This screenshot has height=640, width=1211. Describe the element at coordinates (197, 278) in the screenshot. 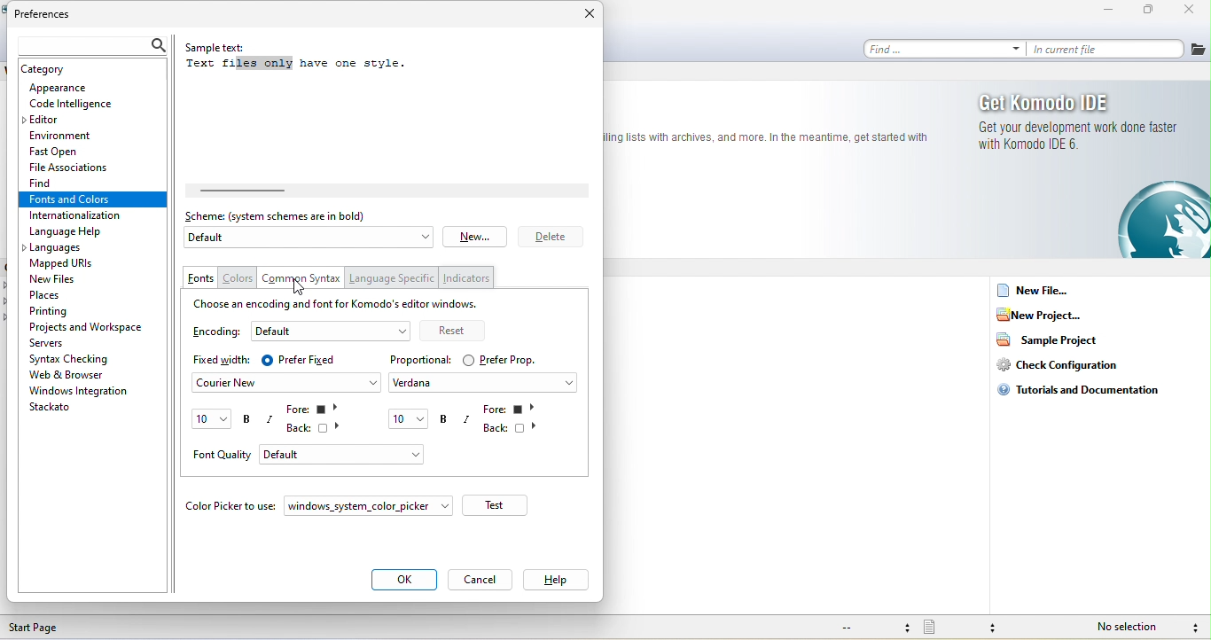

I see `fonts` at that location.